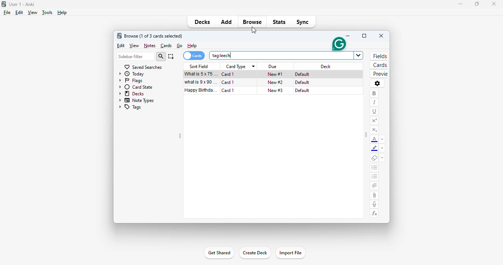 Image resolution: width=503 pixels, height=265 pixels. Describe the element at coordinates (374, 204) in the screenshot. I see `record audio` at that location.